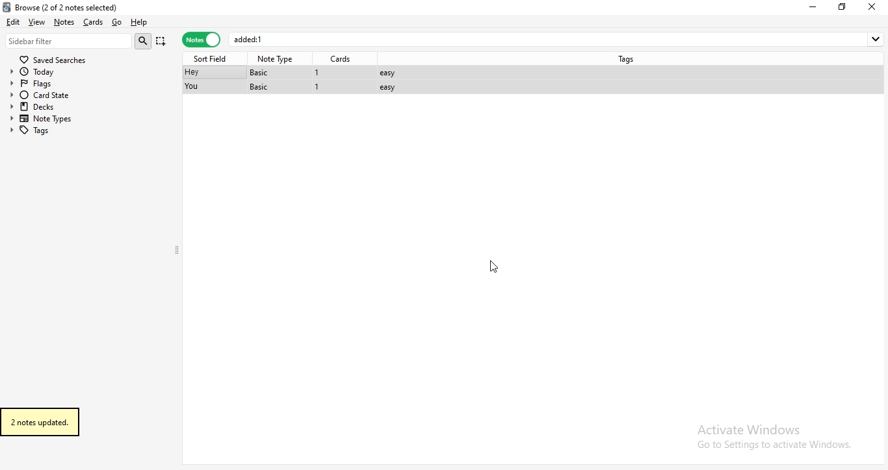 This screenshot has width=888, height=470. What do you see at coordinates (145, 41) in the screenshot?
I see `search` at bounding box center [145, 41].